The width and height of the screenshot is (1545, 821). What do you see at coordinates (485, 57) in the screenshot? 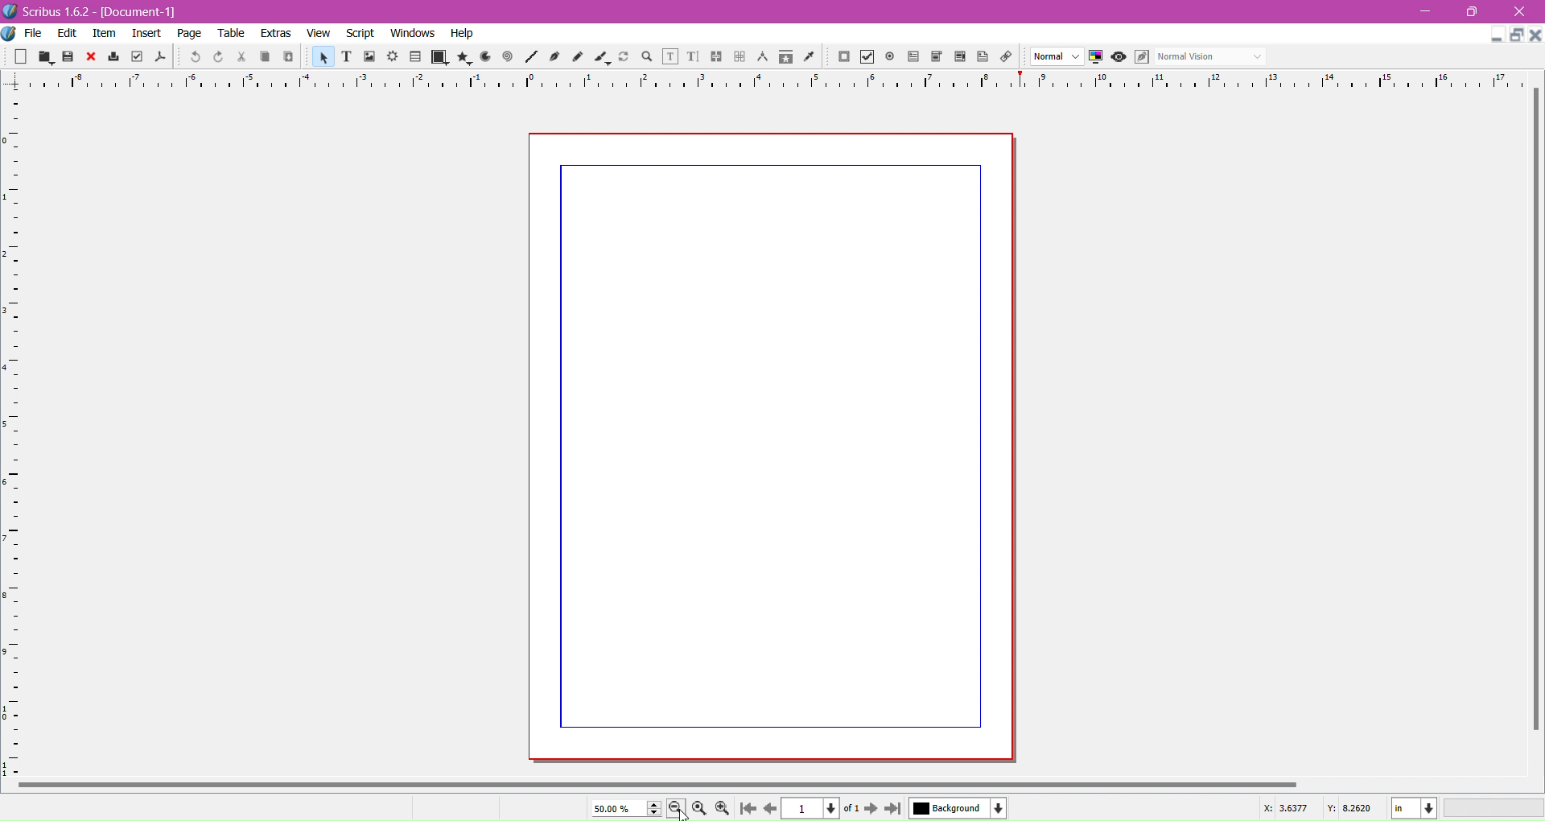
I see `Arc` at bounding box center [485, 57].